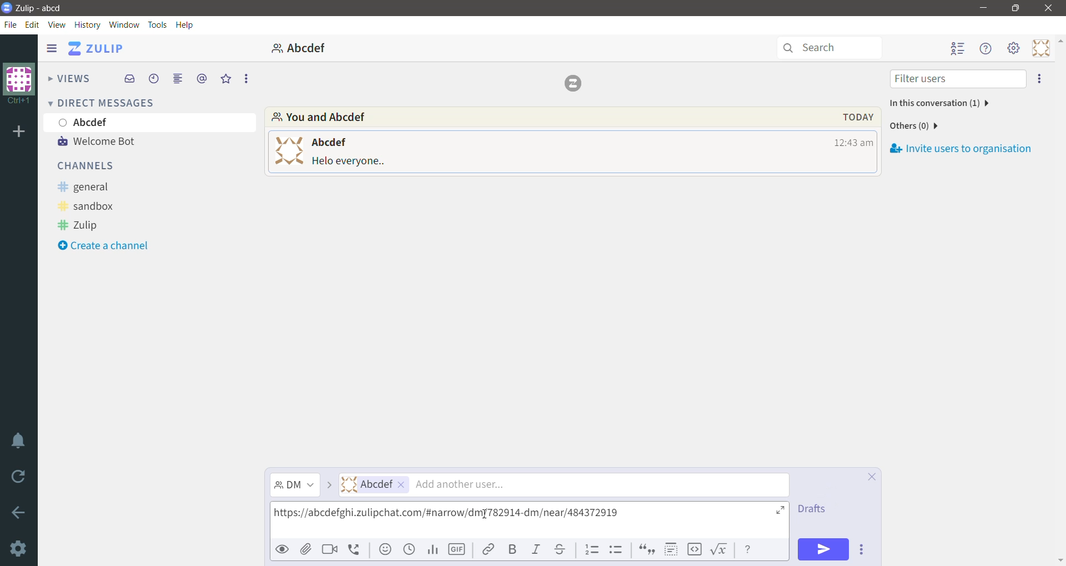  What do you see at coordinates (112, 246) in the screenshot?
I see `Create a channel` at bounding box center [112, 246].